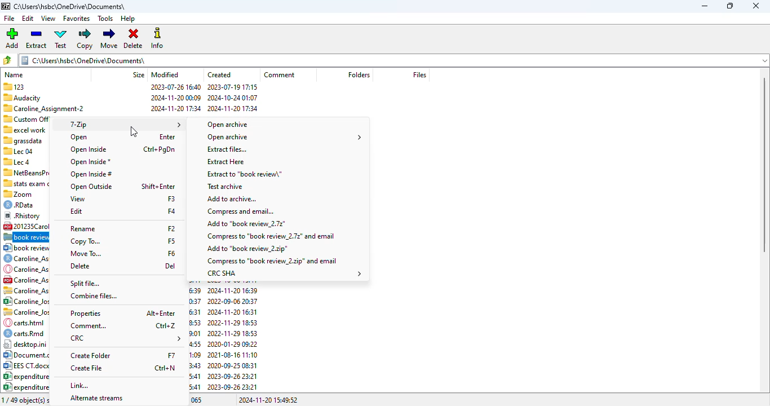 This screenshot has width=770, height=406. I want to click on shortcut for create file, so click(166, 368).